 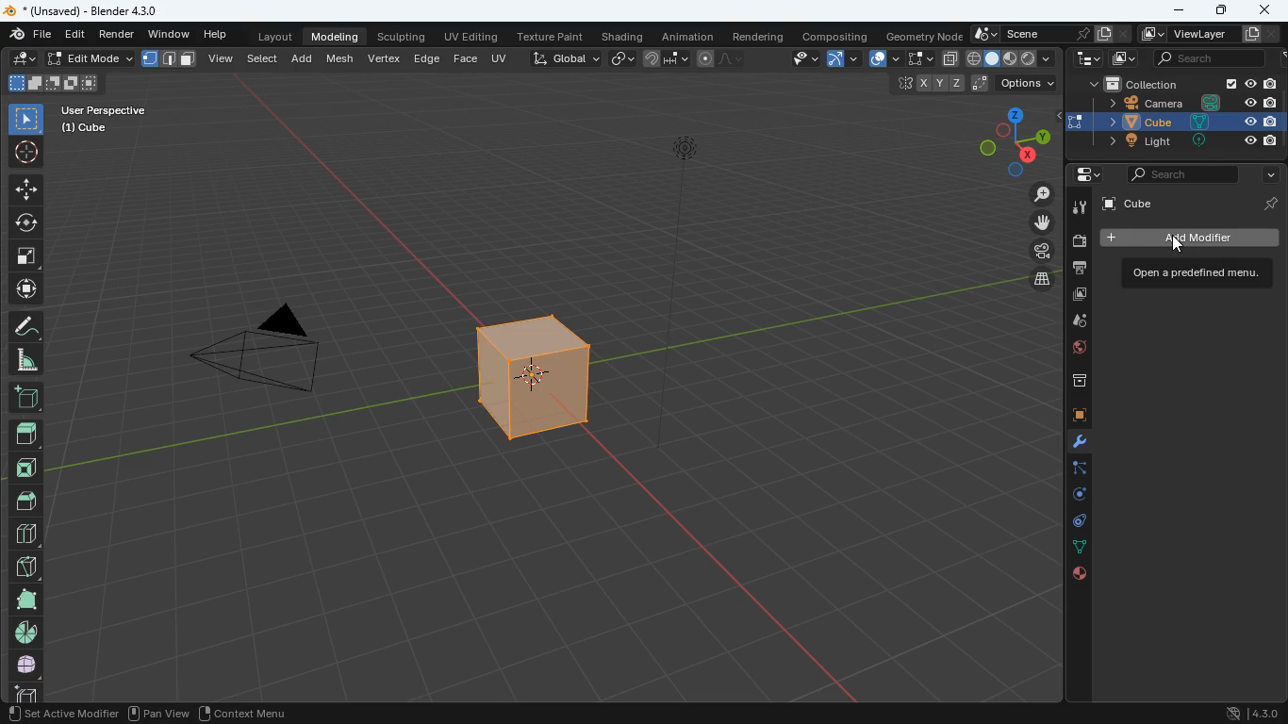 What do you see at coordinates (39, 715) in the screenshot?
I see `pan view` at bounding box center [39, 715].